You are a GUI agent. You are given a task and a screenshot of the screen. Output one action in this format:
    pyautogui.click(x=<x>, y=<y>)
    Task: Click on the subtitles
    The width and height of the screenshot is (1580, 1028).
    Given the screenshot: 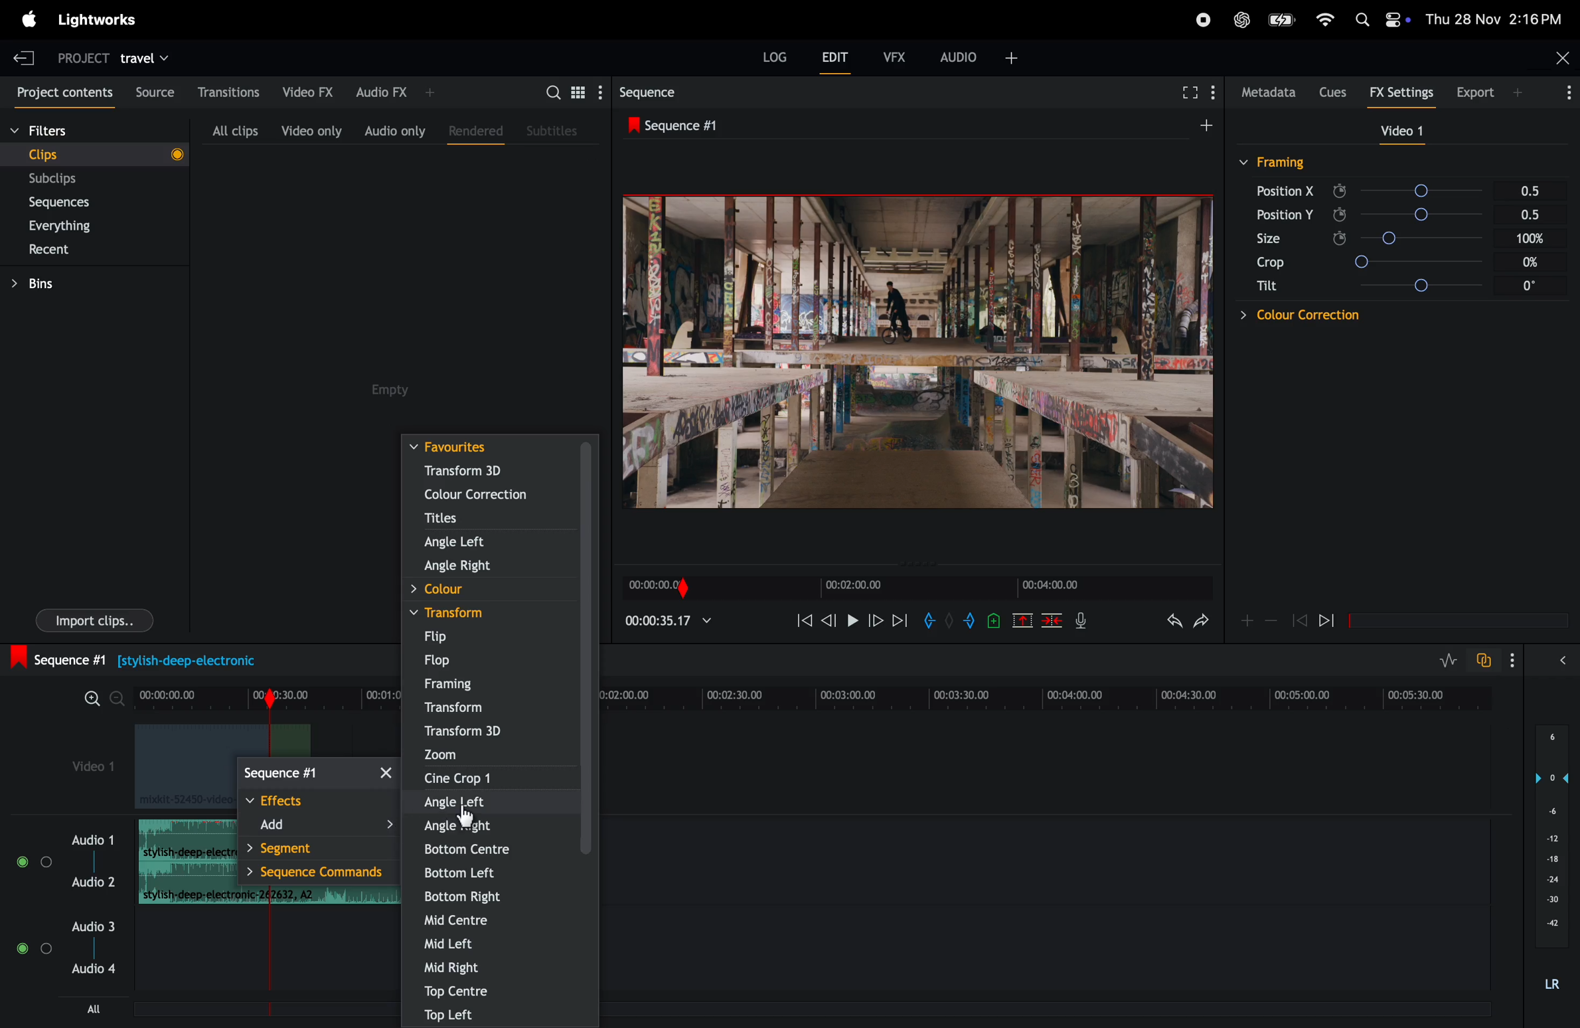 What is the action you would take?
    pyautogui.click(x=554, y=129)
    